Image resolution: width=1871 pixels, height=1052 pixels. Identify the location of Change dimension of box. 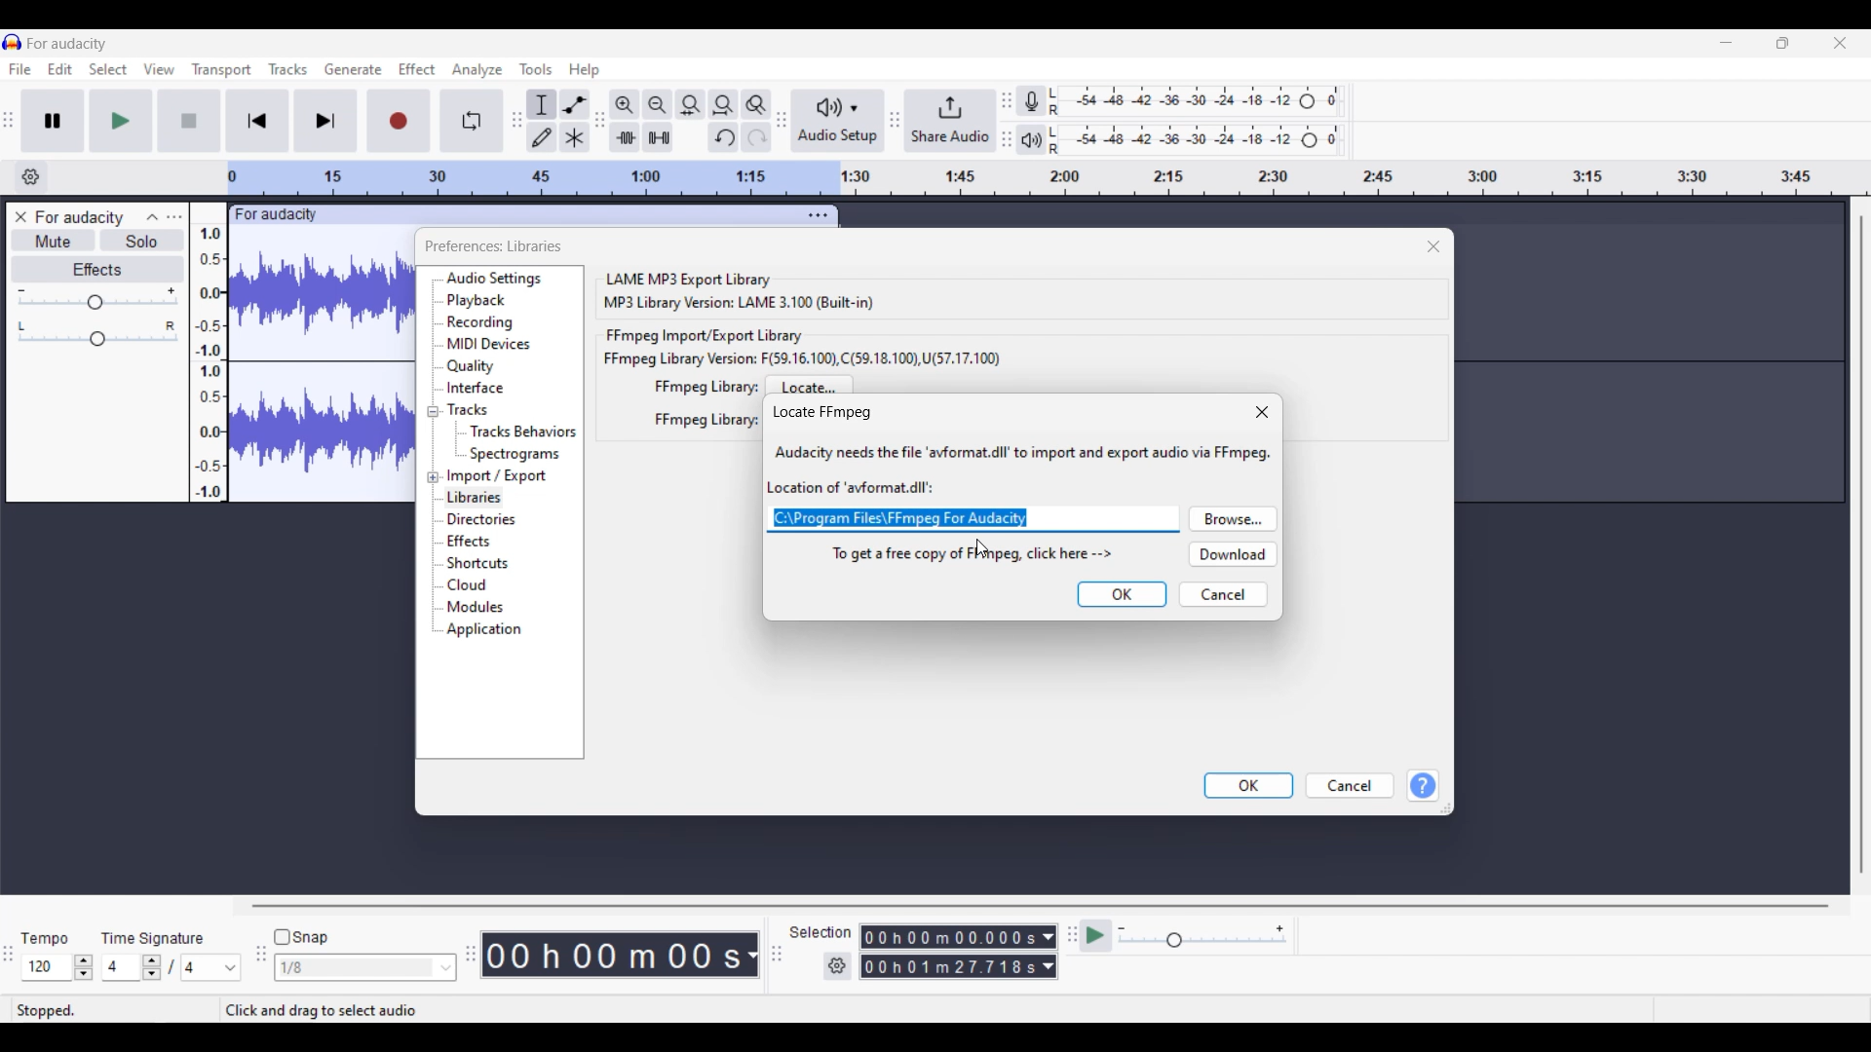
(1446, 808).